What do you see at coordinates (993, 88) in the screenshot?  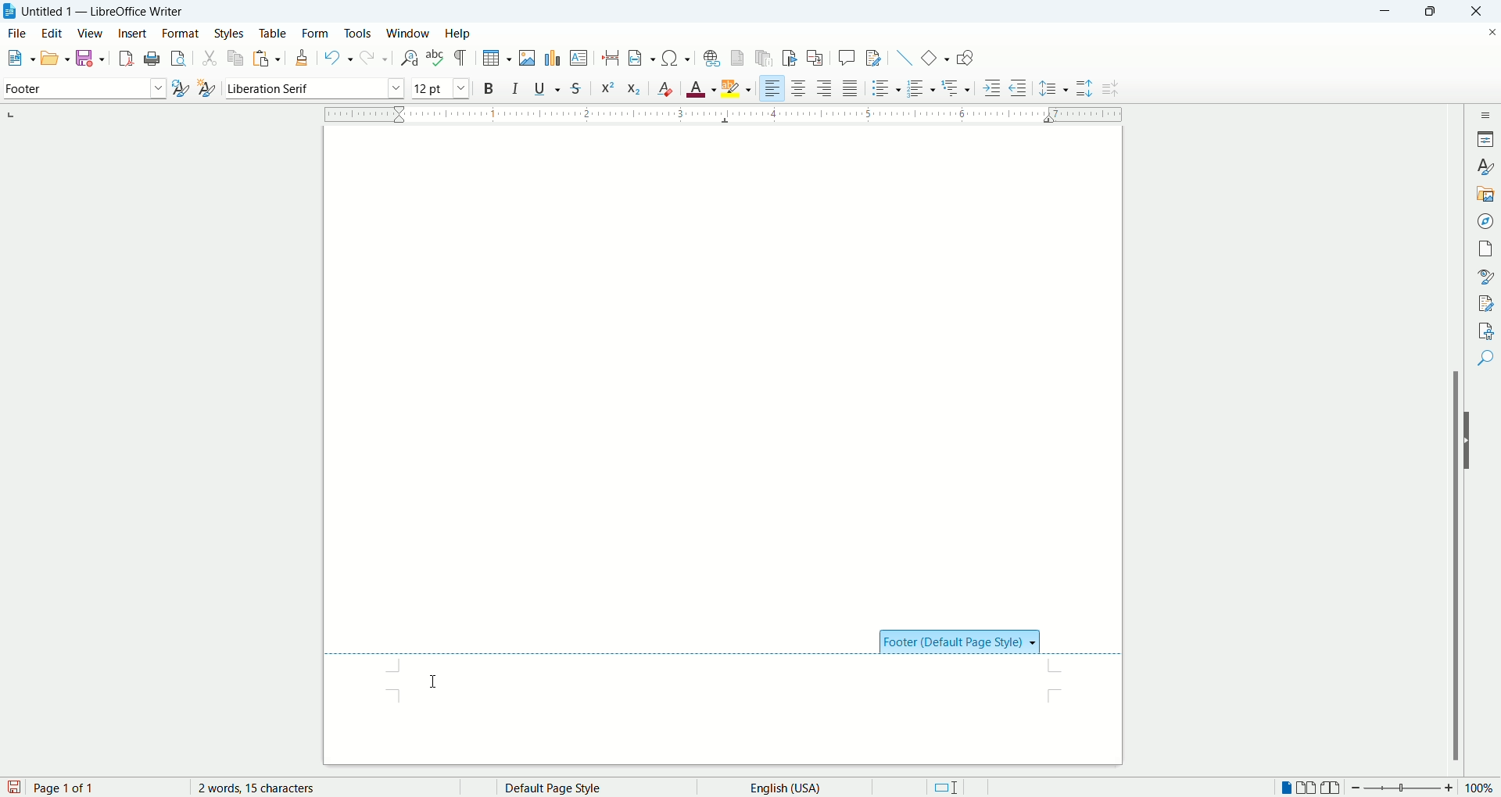 I see `increase indent` at bounding box center [993, 88].